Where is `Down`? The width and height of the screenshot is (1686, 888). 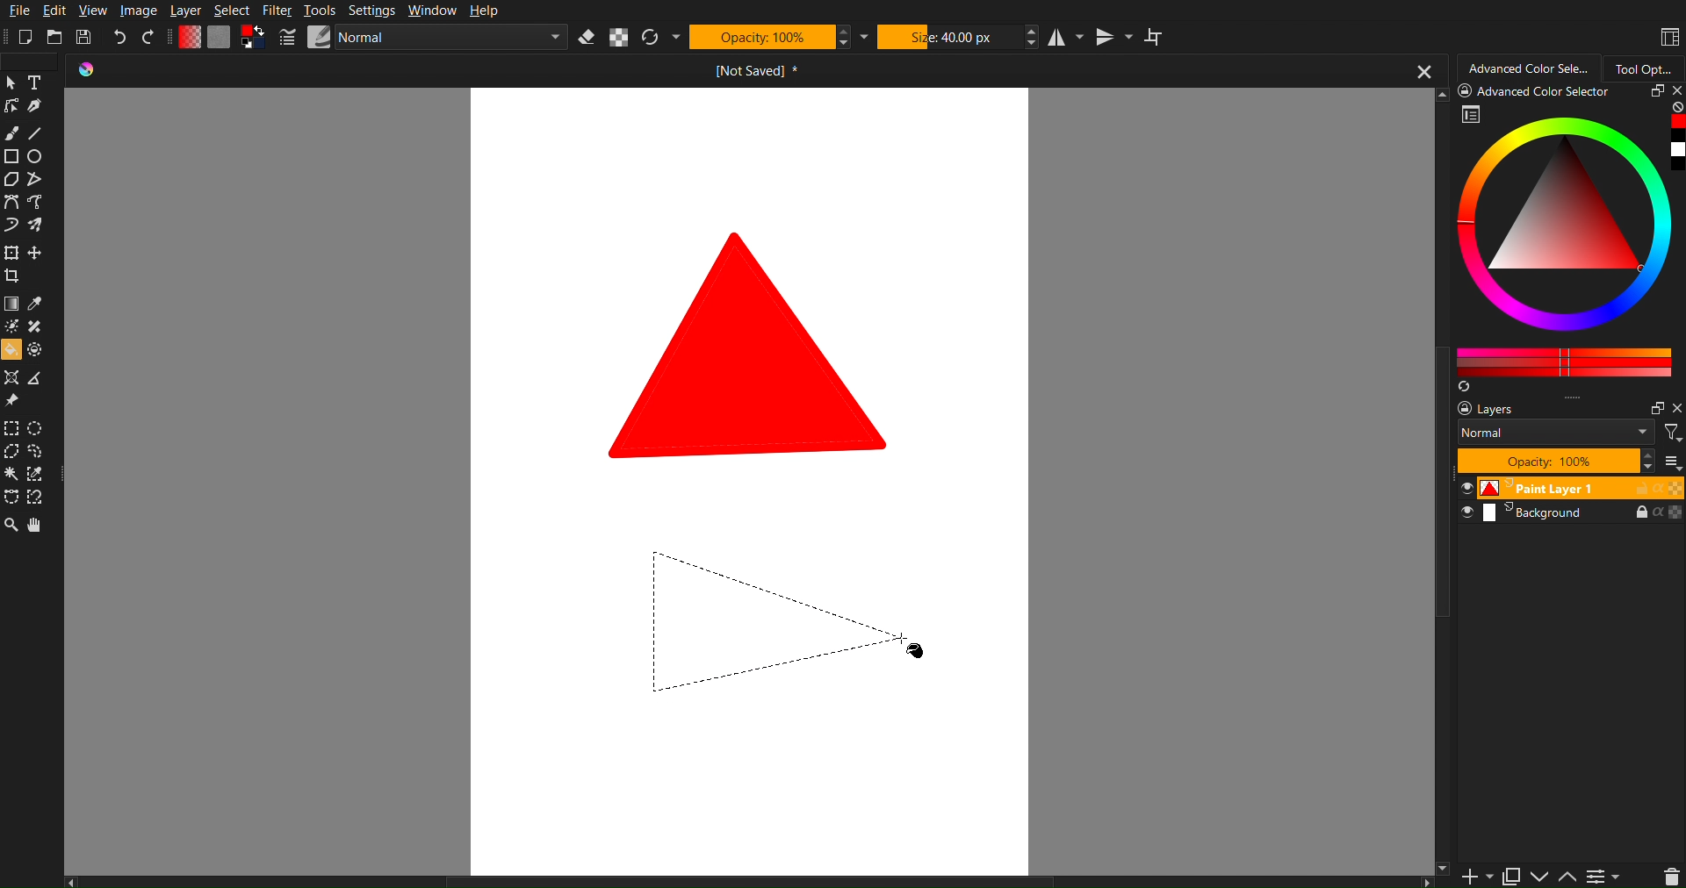 Down is located at coordinates (1540, 877).